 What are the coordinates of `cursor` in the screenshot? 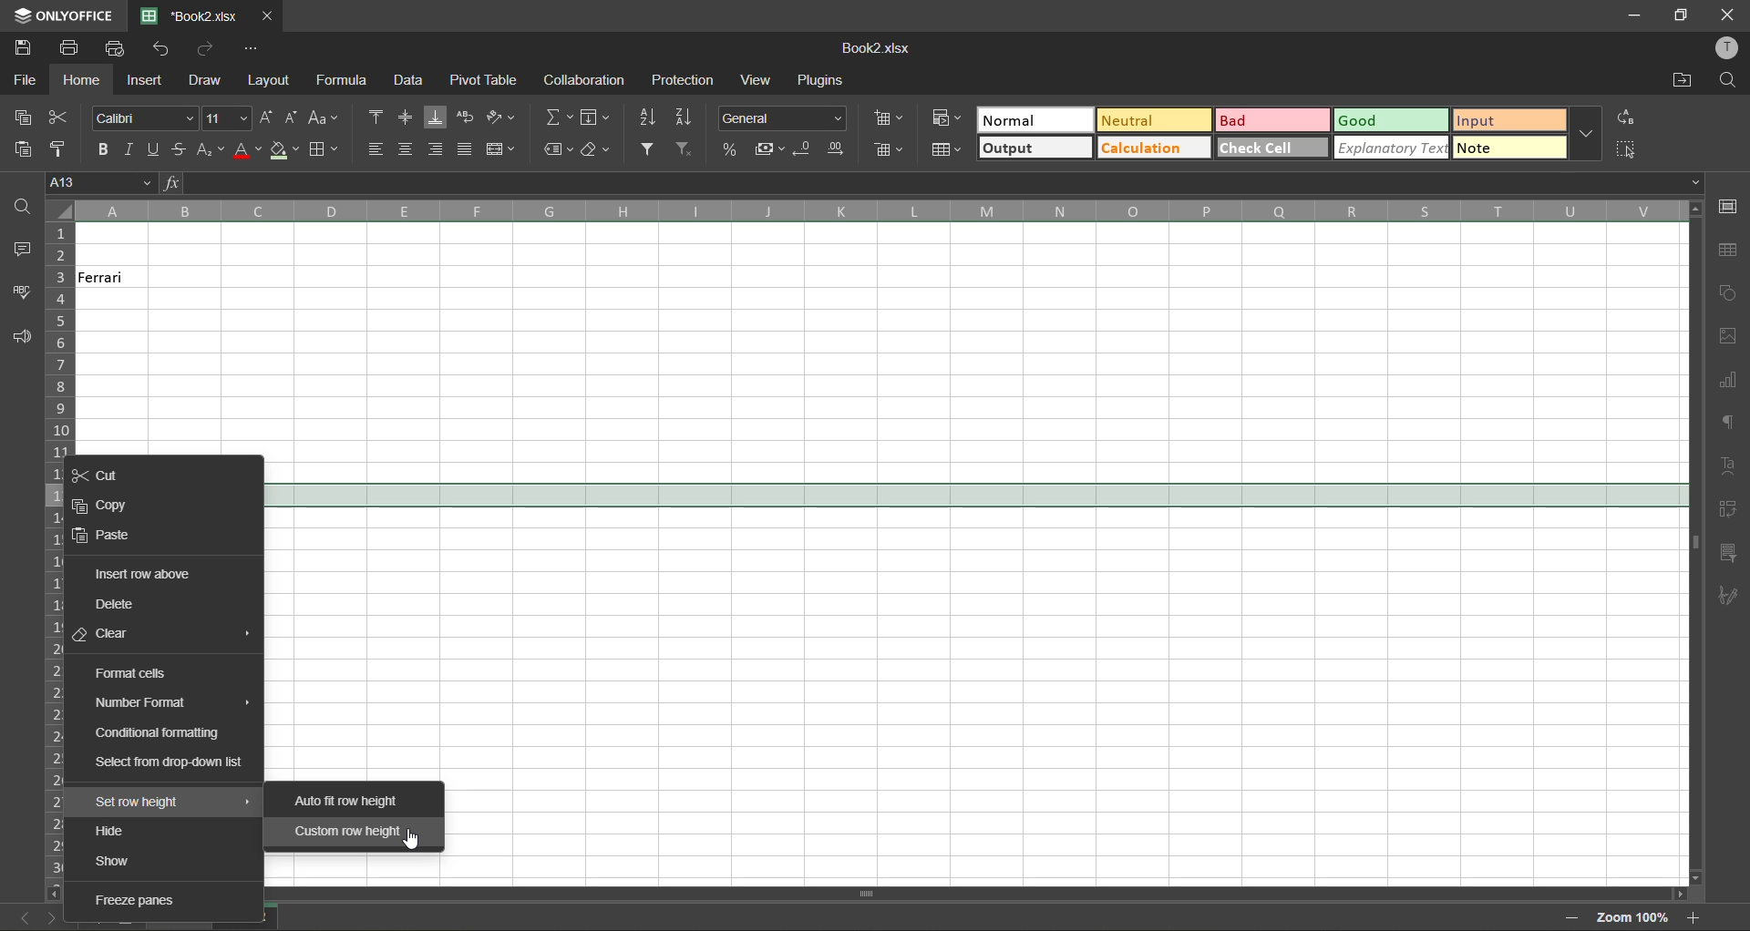 It's located at (413, 841).